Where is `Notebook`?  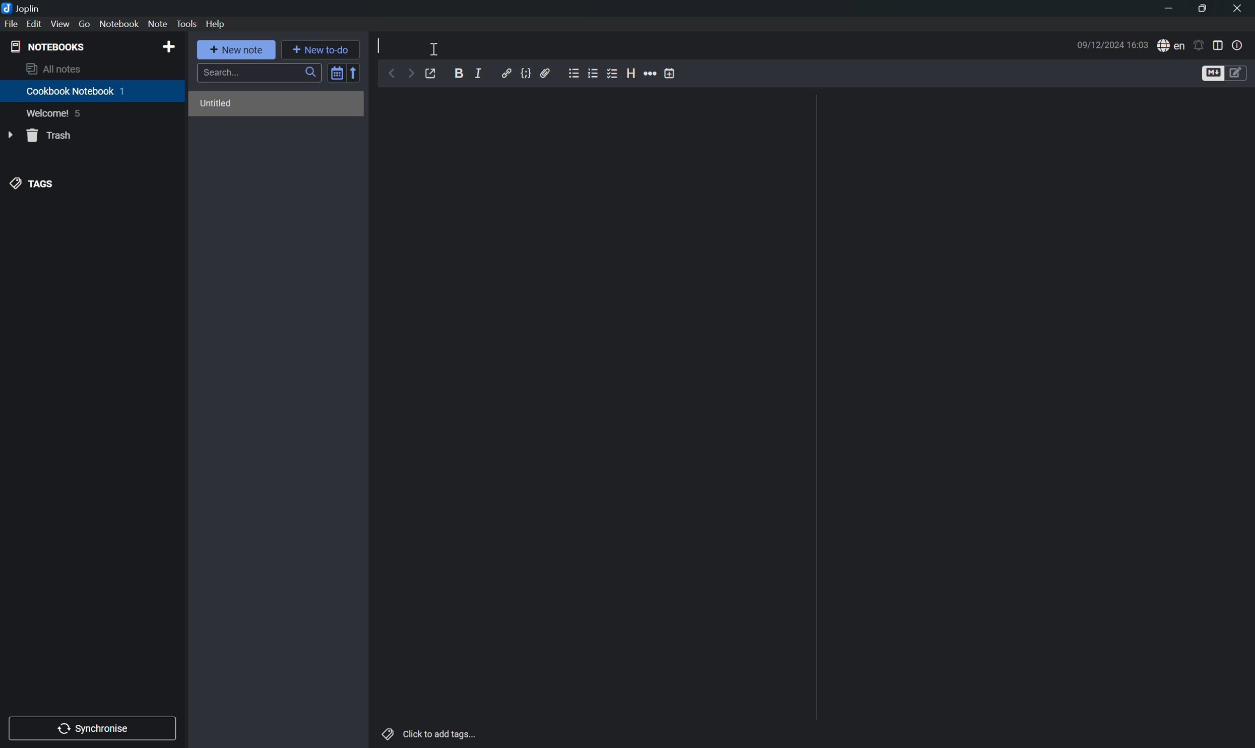 Notebook is located at coordinates (119, 24).